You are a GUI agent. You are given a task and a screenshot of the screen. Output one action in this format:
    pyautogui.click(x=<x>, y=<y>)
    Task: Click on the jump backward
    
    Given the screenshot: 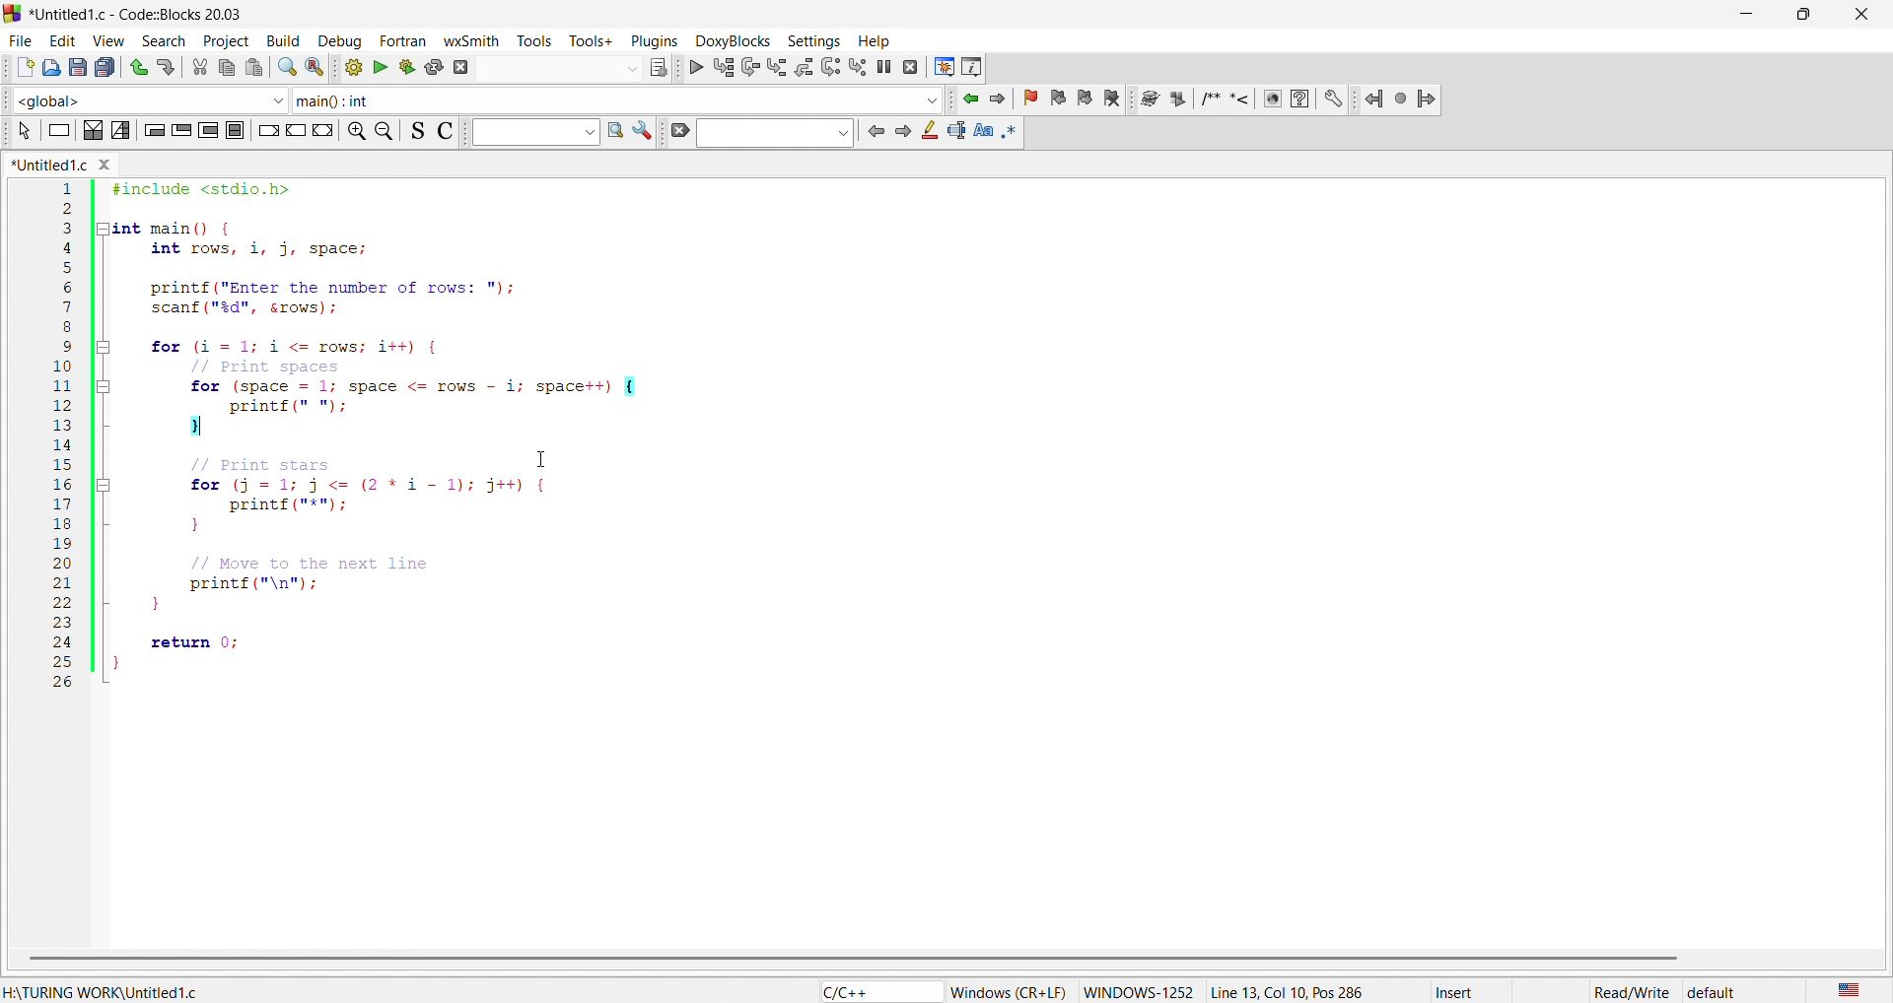 What is the action you would take?
    pyautogui.click(x=967, y=99)
    